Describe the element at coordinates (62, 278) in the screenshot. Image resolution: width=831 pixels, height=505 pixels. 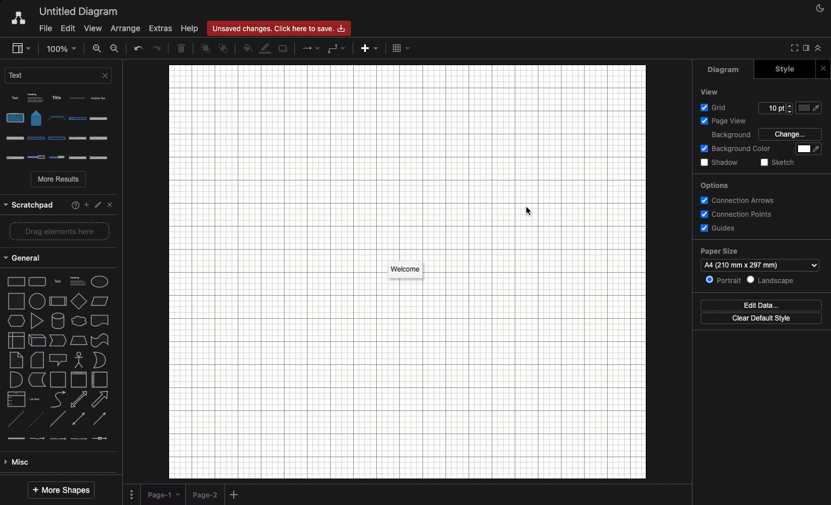
I see `shapes` at that location.